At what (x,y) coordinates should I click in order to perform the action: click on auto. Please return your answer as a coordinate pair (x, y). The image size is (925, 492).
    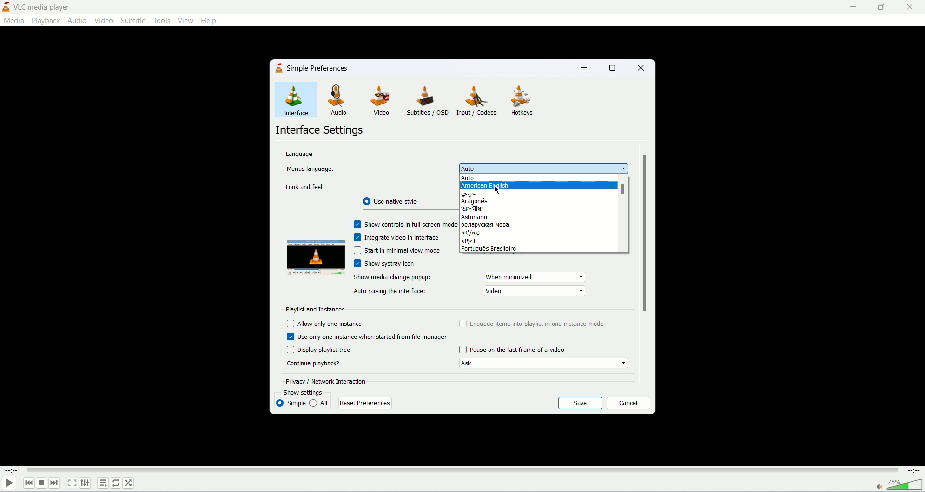
    Looking at the image, I should click on (498, 179).